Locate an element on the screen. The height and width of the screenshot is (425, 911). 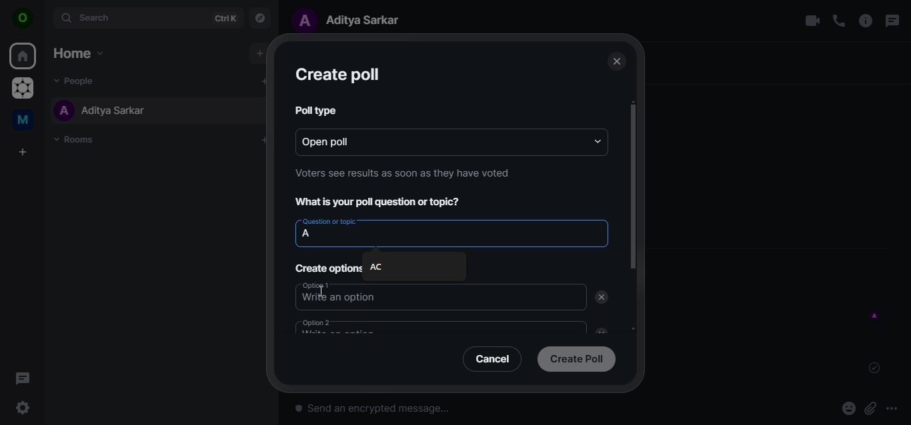
send an encrypted message is located at coordinates (446, 412).